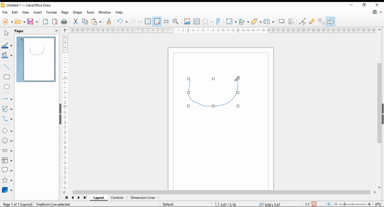 This screenshot has width=384, height=207. What do you see at coordinates (135, 22) in the screenshot?
I see `redo` at bounding box center [135, 22].